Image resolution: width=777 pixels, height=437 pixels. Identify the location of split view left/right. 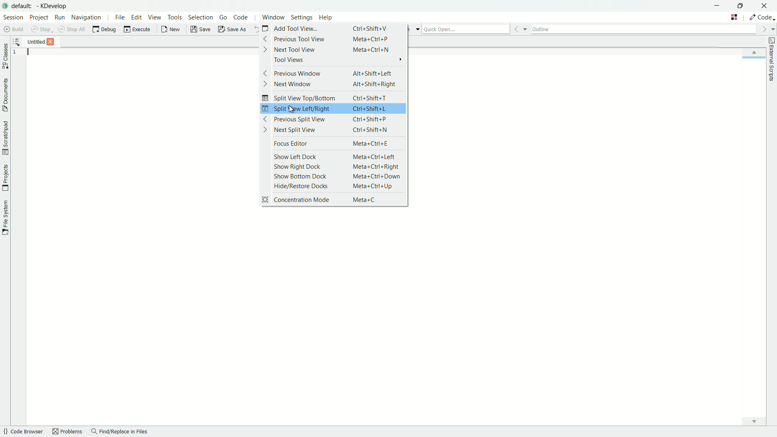
(298, 108).